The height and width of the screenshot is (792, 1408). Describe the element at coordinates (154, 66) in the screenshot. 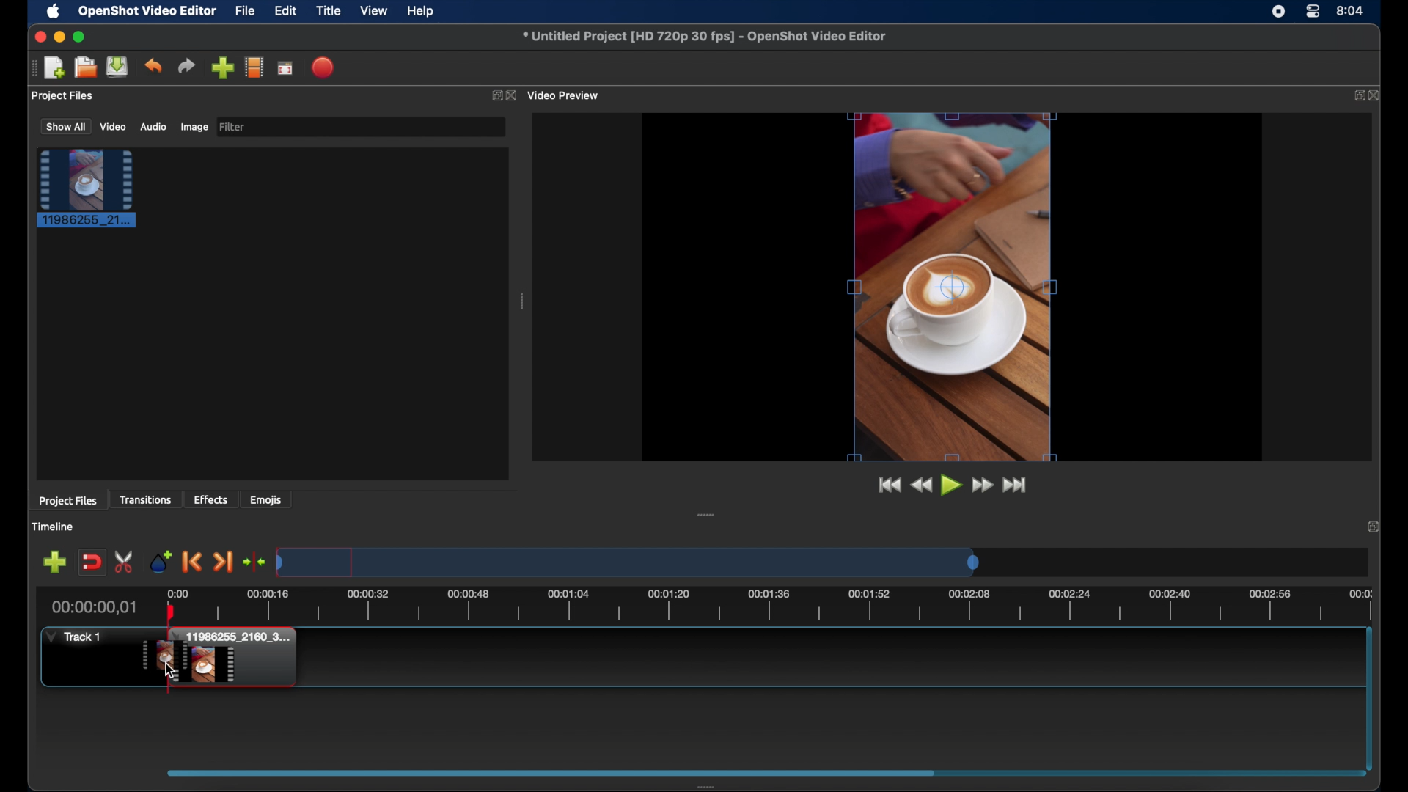

I see `undo` at that location.